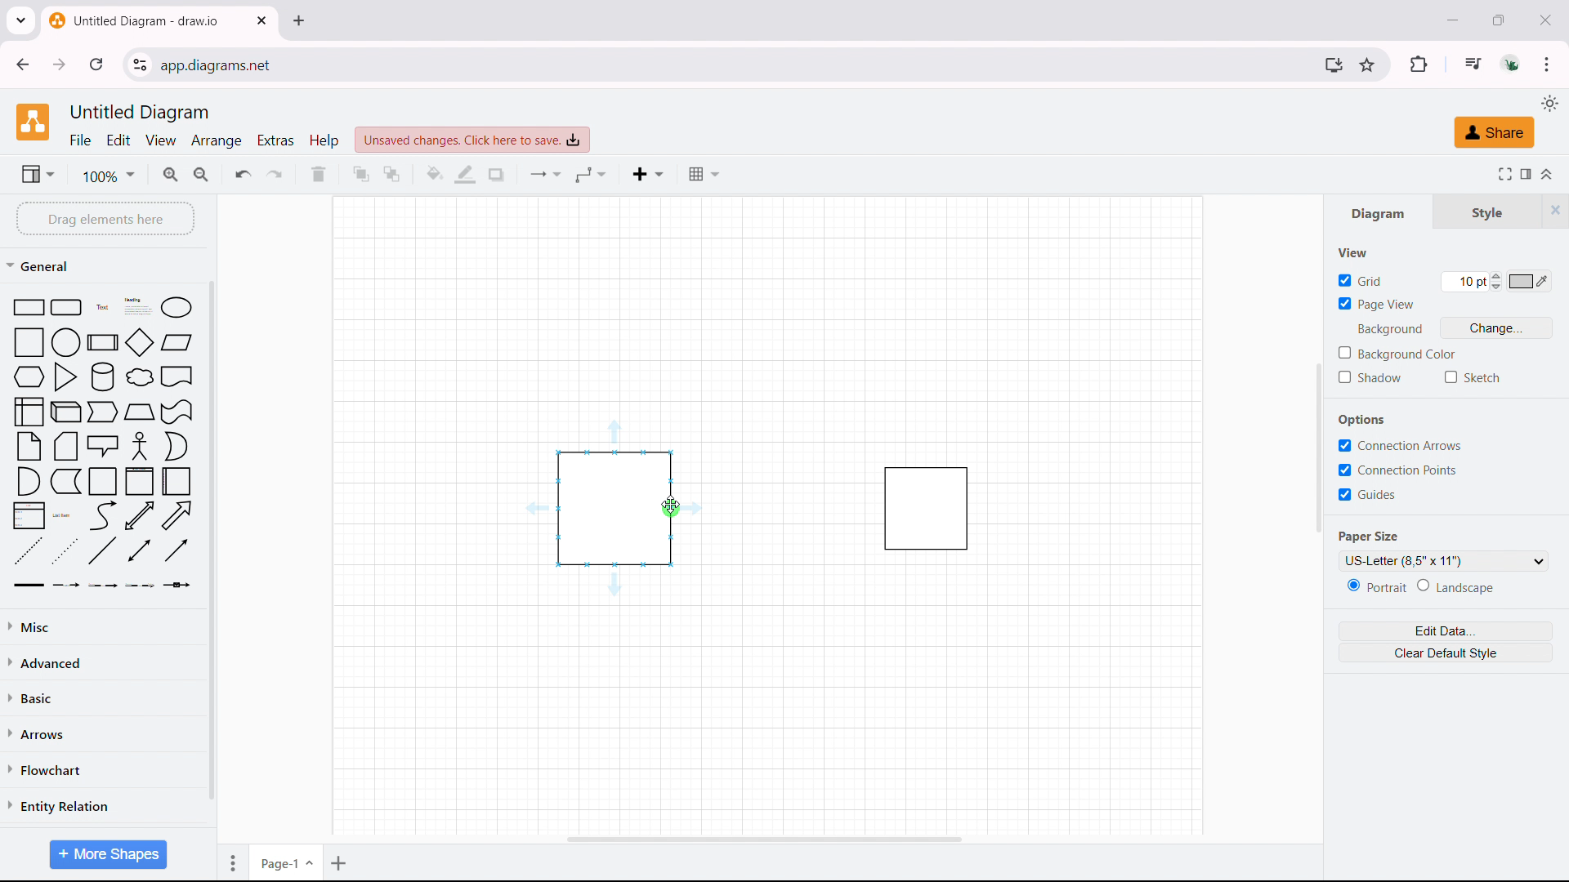 The image size is (1569, 882). Describe the element at coordinates (104, 661) in the screenshot. I see `advanced` at that location.